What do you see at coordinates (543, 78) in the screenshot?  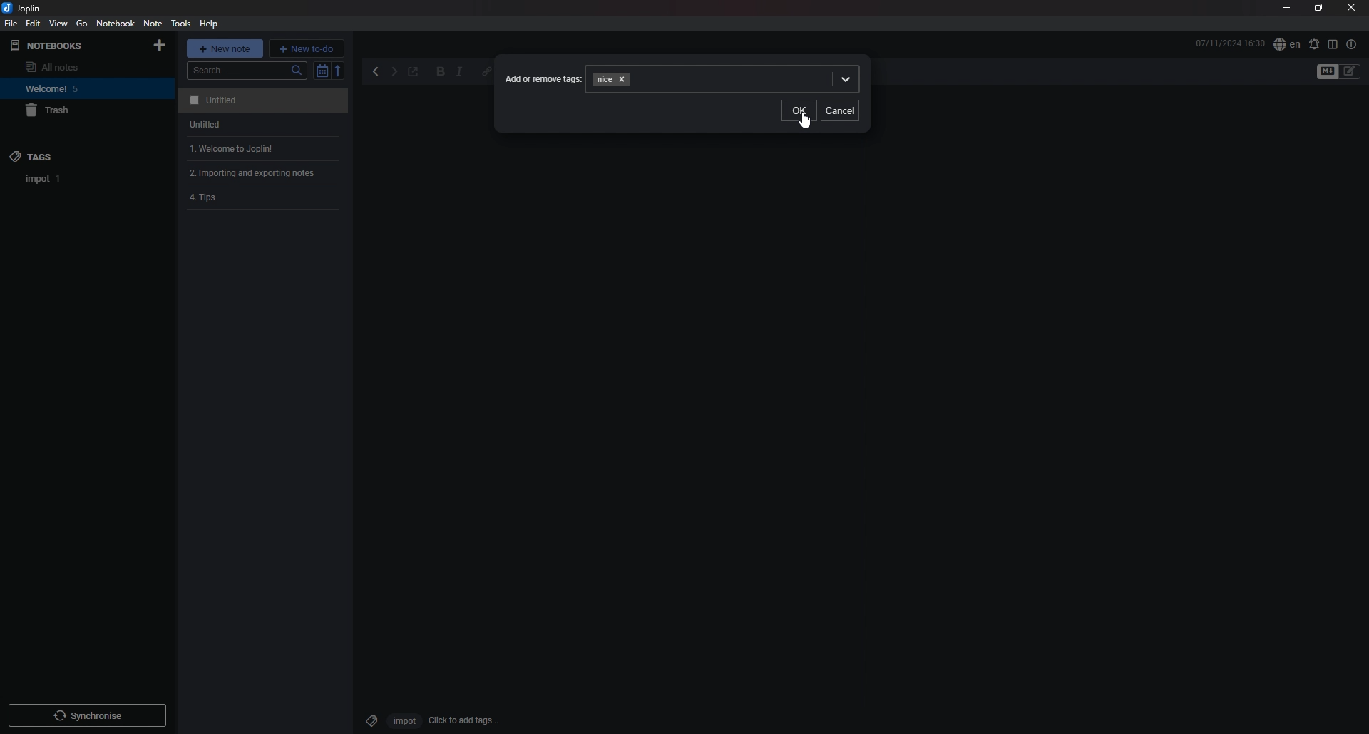 I see `add or remove tags` at bounding box center [543, 78].